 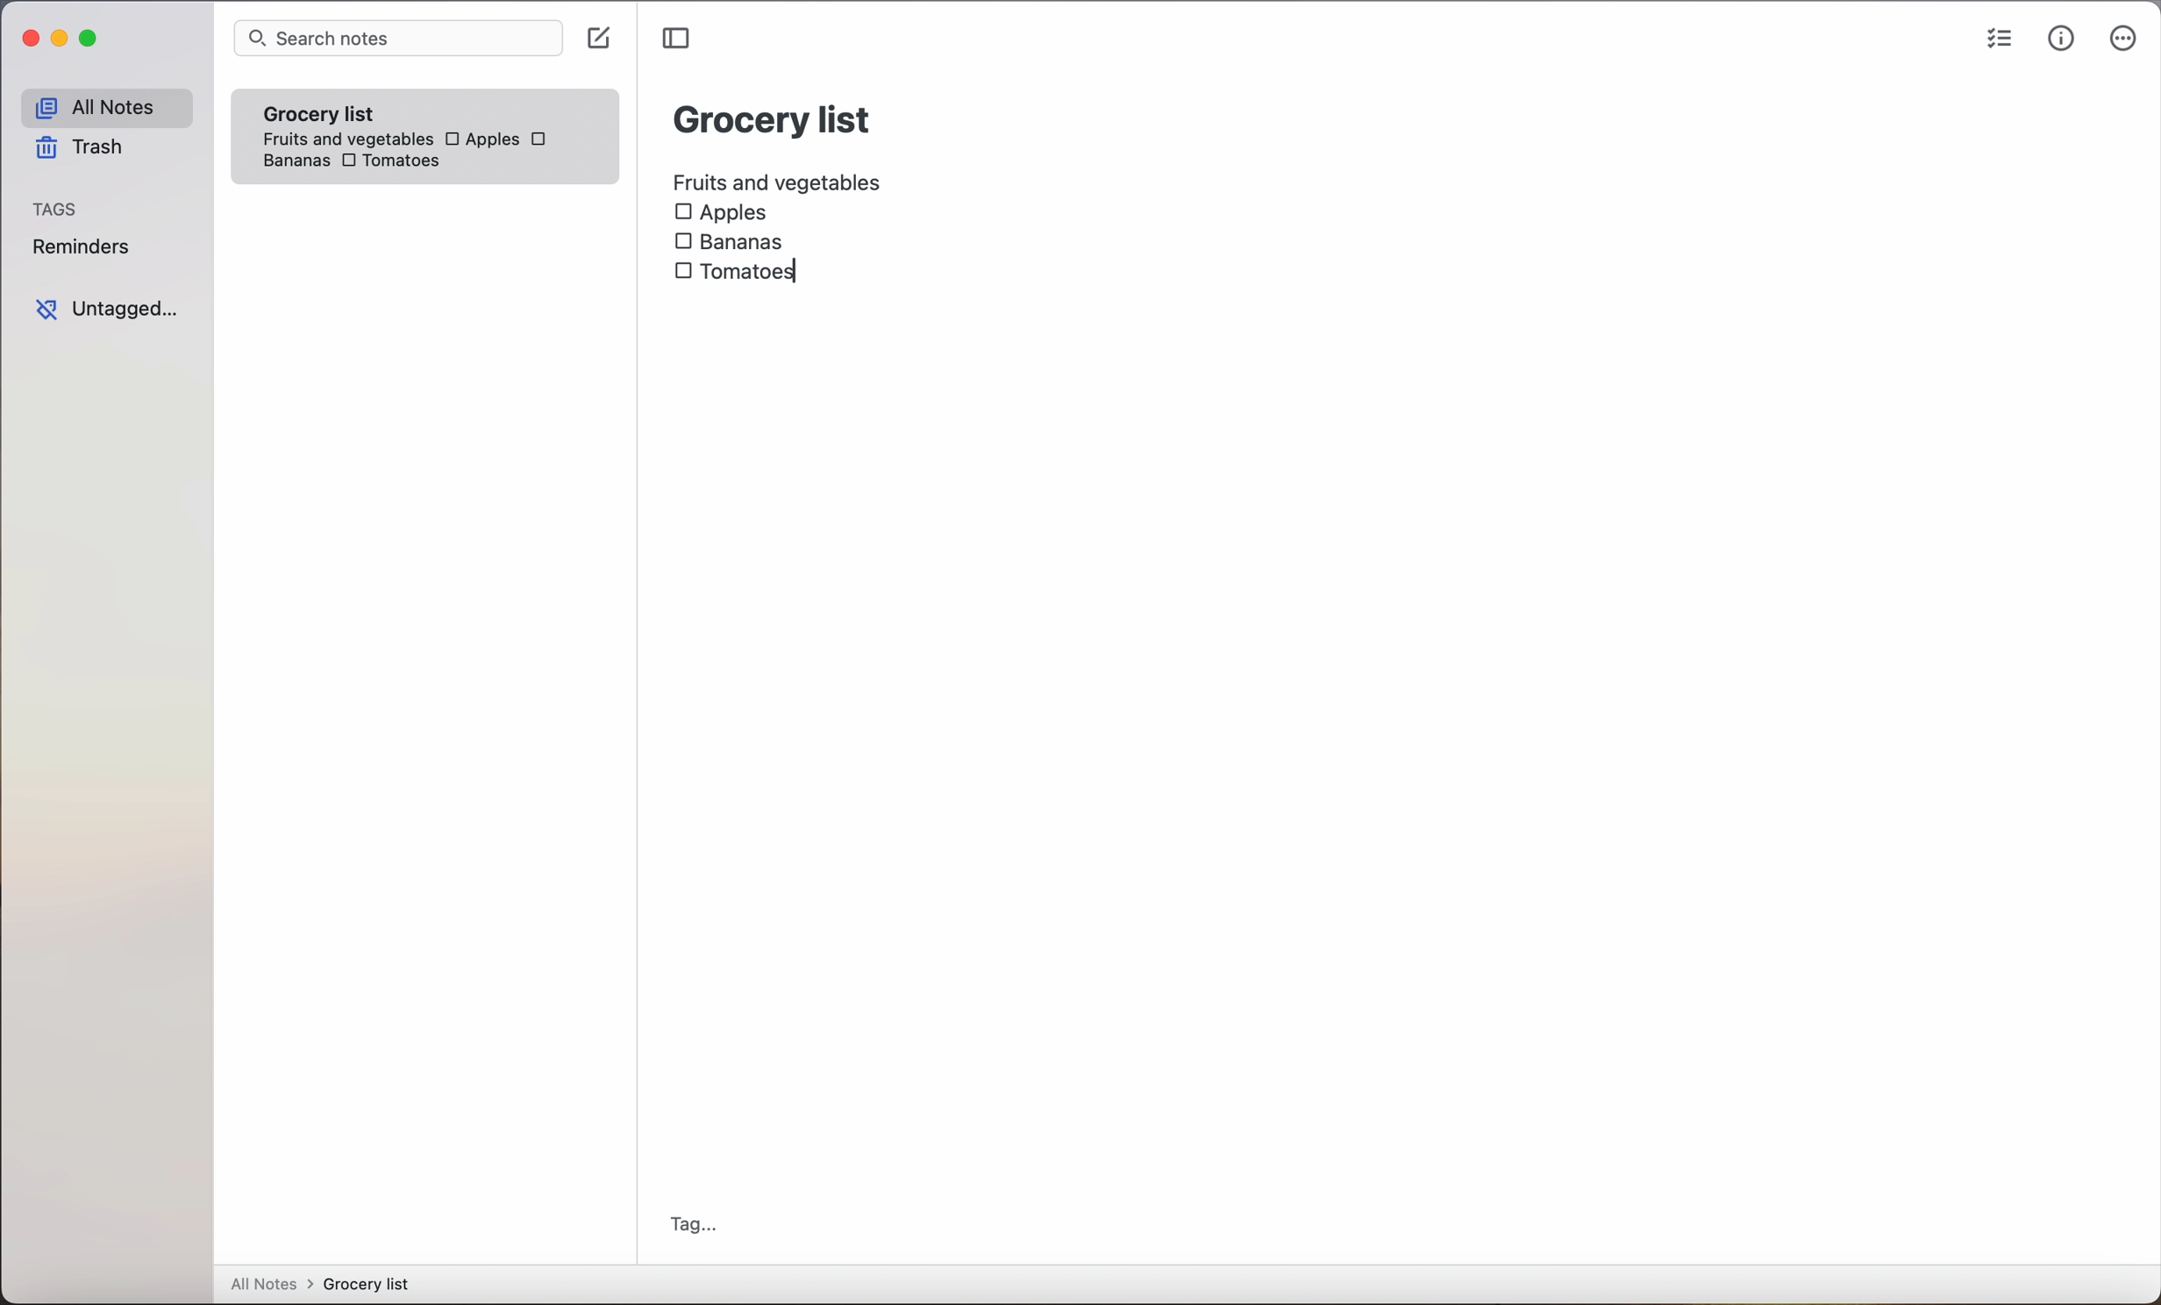 I want to click on Apples checkbox, so click(x=721, y=213).